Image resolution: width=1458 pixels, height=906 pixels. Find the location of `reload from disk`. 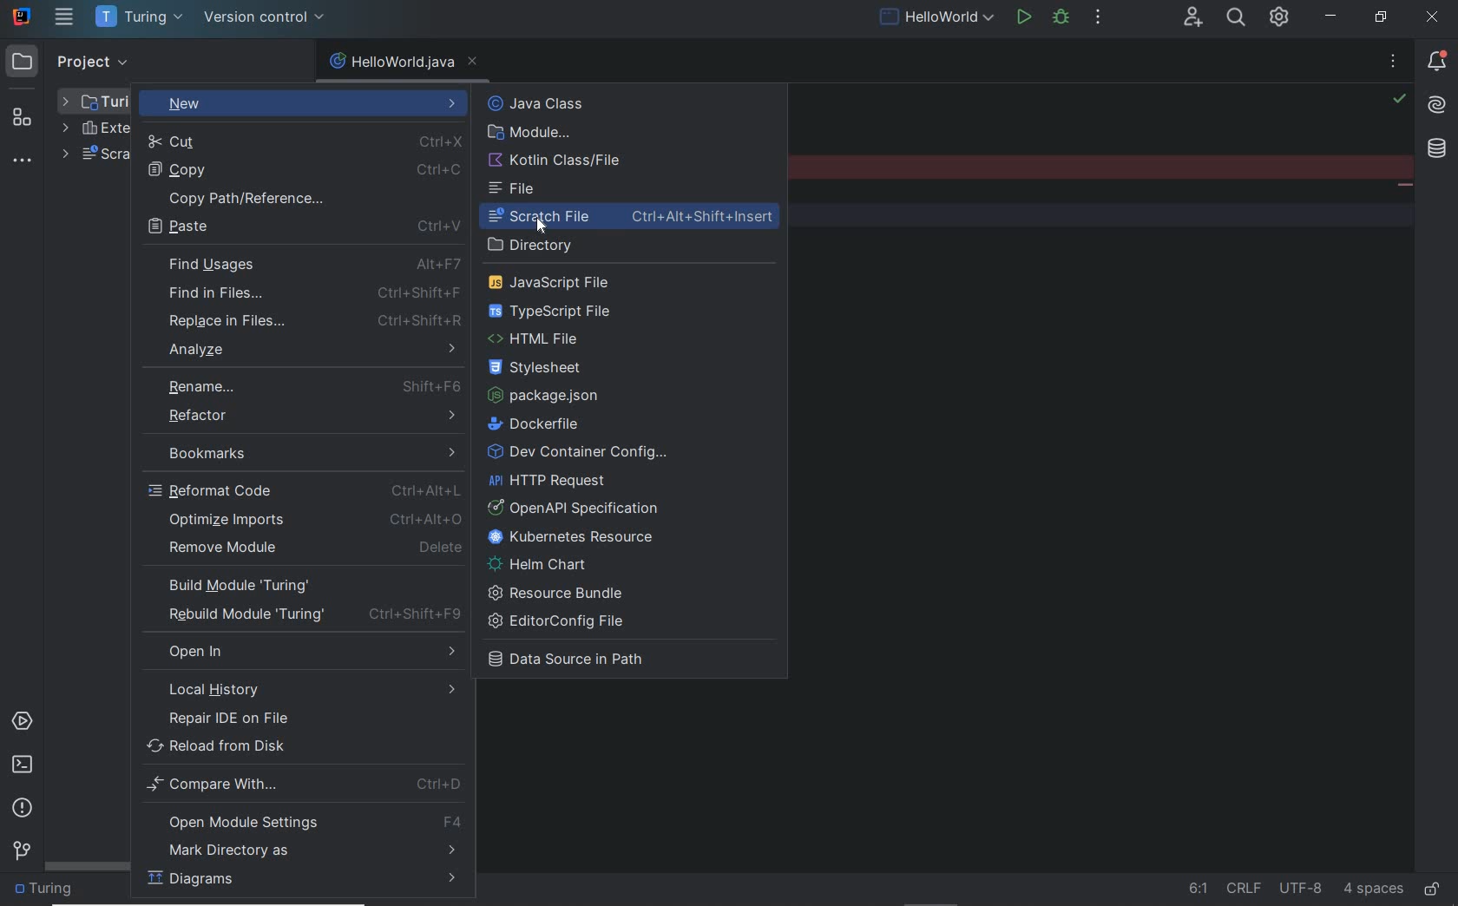

reload from disk is located at coordinates (303, 747).